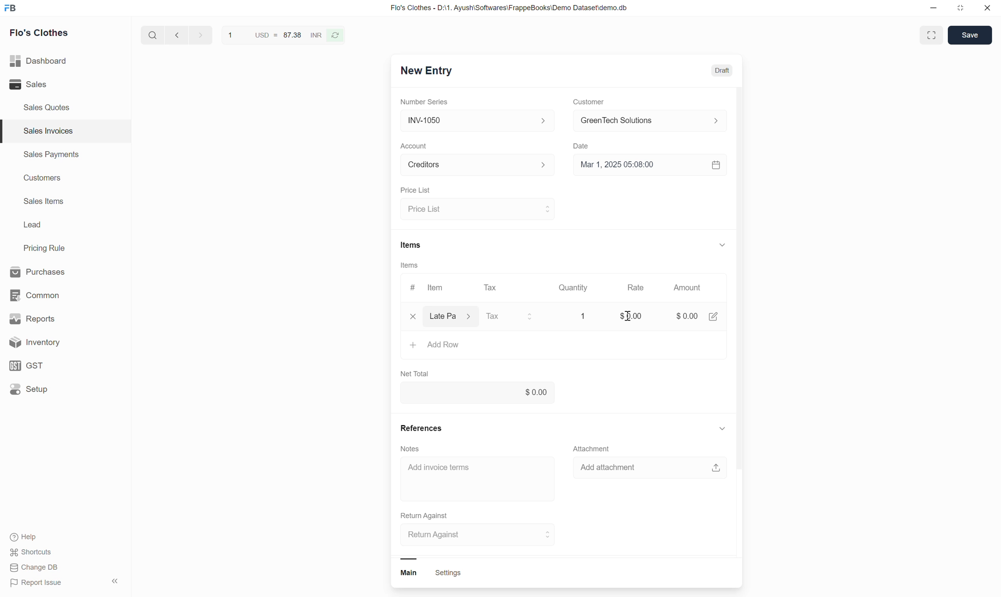 The width and height of the screenshot is (1001, 597). Describe the element at coordinates (421, 428) in the screenshot. I see `References` at that location.